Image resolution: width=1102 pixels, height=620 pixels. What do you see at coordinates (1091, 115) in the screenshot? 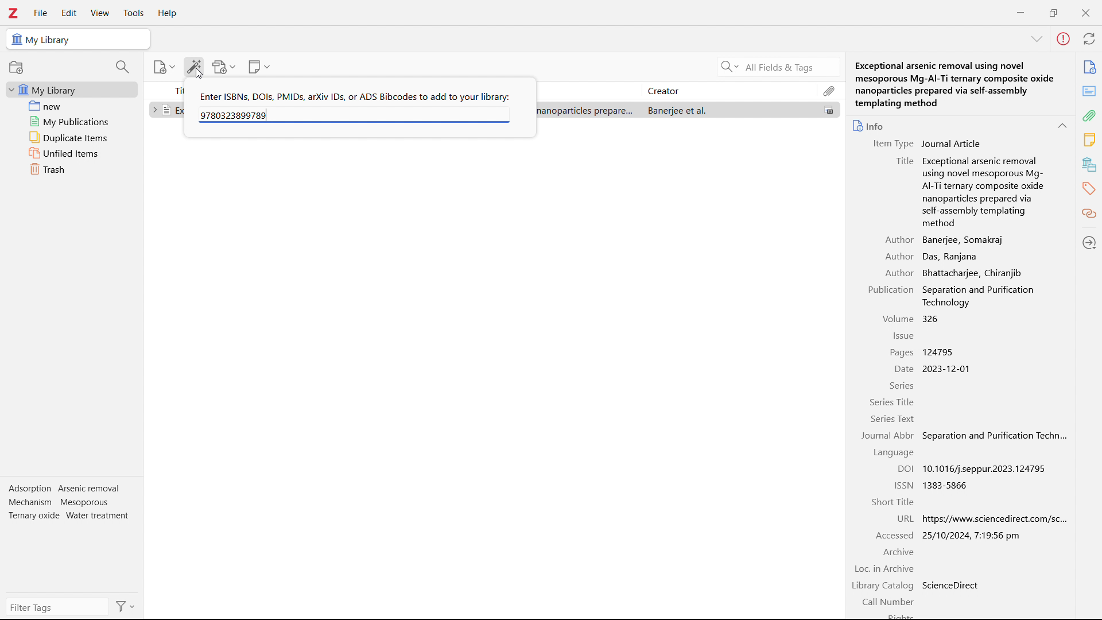
I see `attachments` at bounding box center [1091, 115].